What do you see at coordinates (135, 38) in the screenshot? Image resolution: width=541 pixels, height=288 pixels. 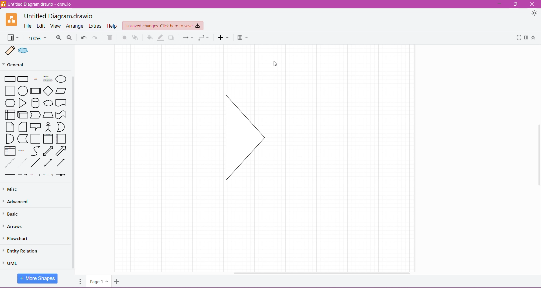 I see `To Back` at bounding box center [135, 38].